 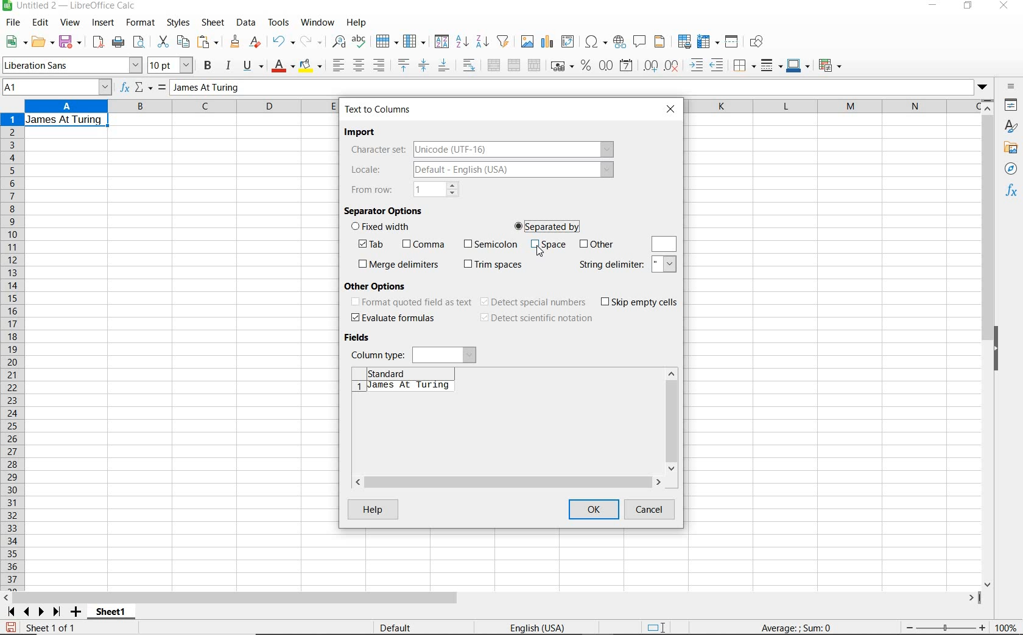 What do you see at coordinates (596, 245) in the screenshot?
I see `other` at bounding box center [596, 245].